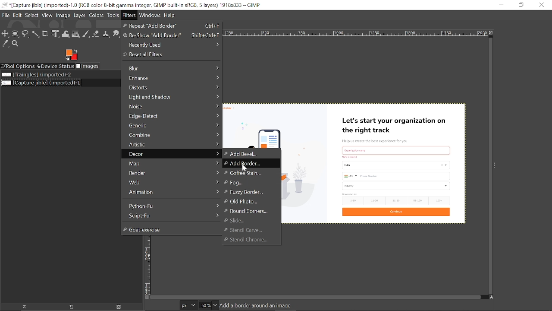 The height and width of the screenshot is (311, 552). What do you see at coordinates (172, 44) in the screenshot?
I see `Recently used` at bounding box center [172, 44].